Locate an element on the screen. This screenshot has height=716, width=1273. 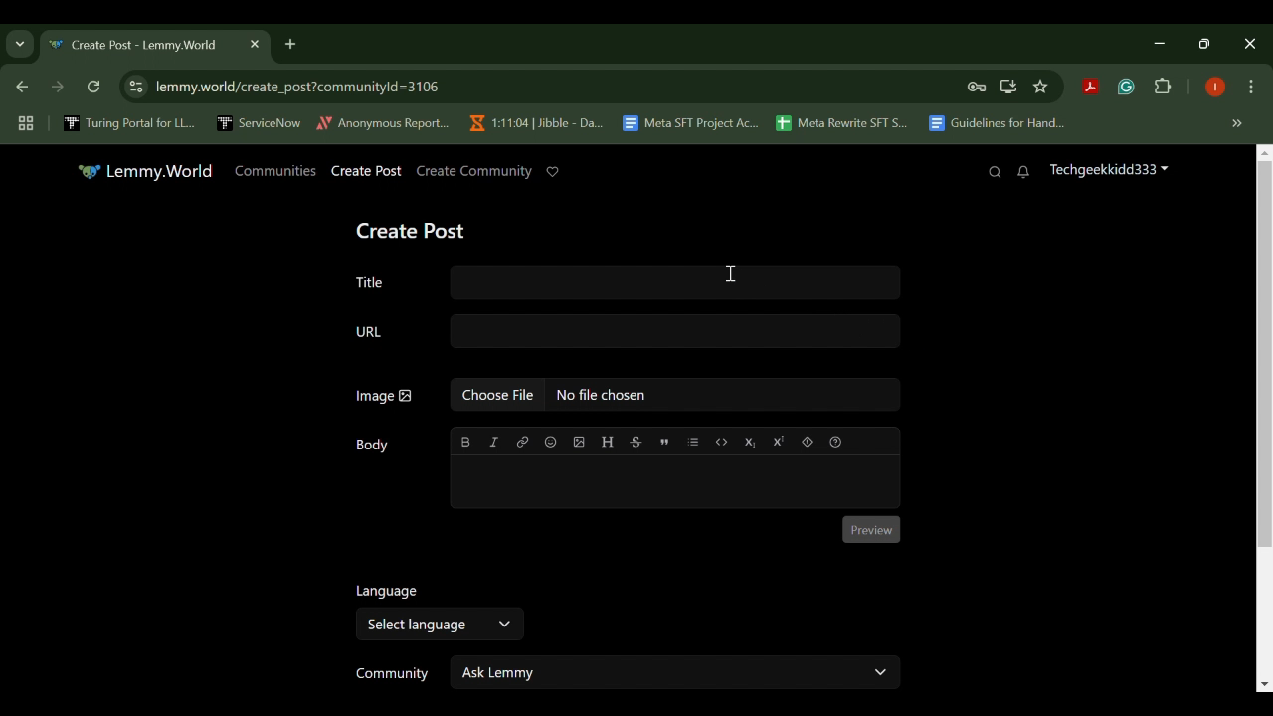
Grammarly Extension is located at coordinates (1124, 88).